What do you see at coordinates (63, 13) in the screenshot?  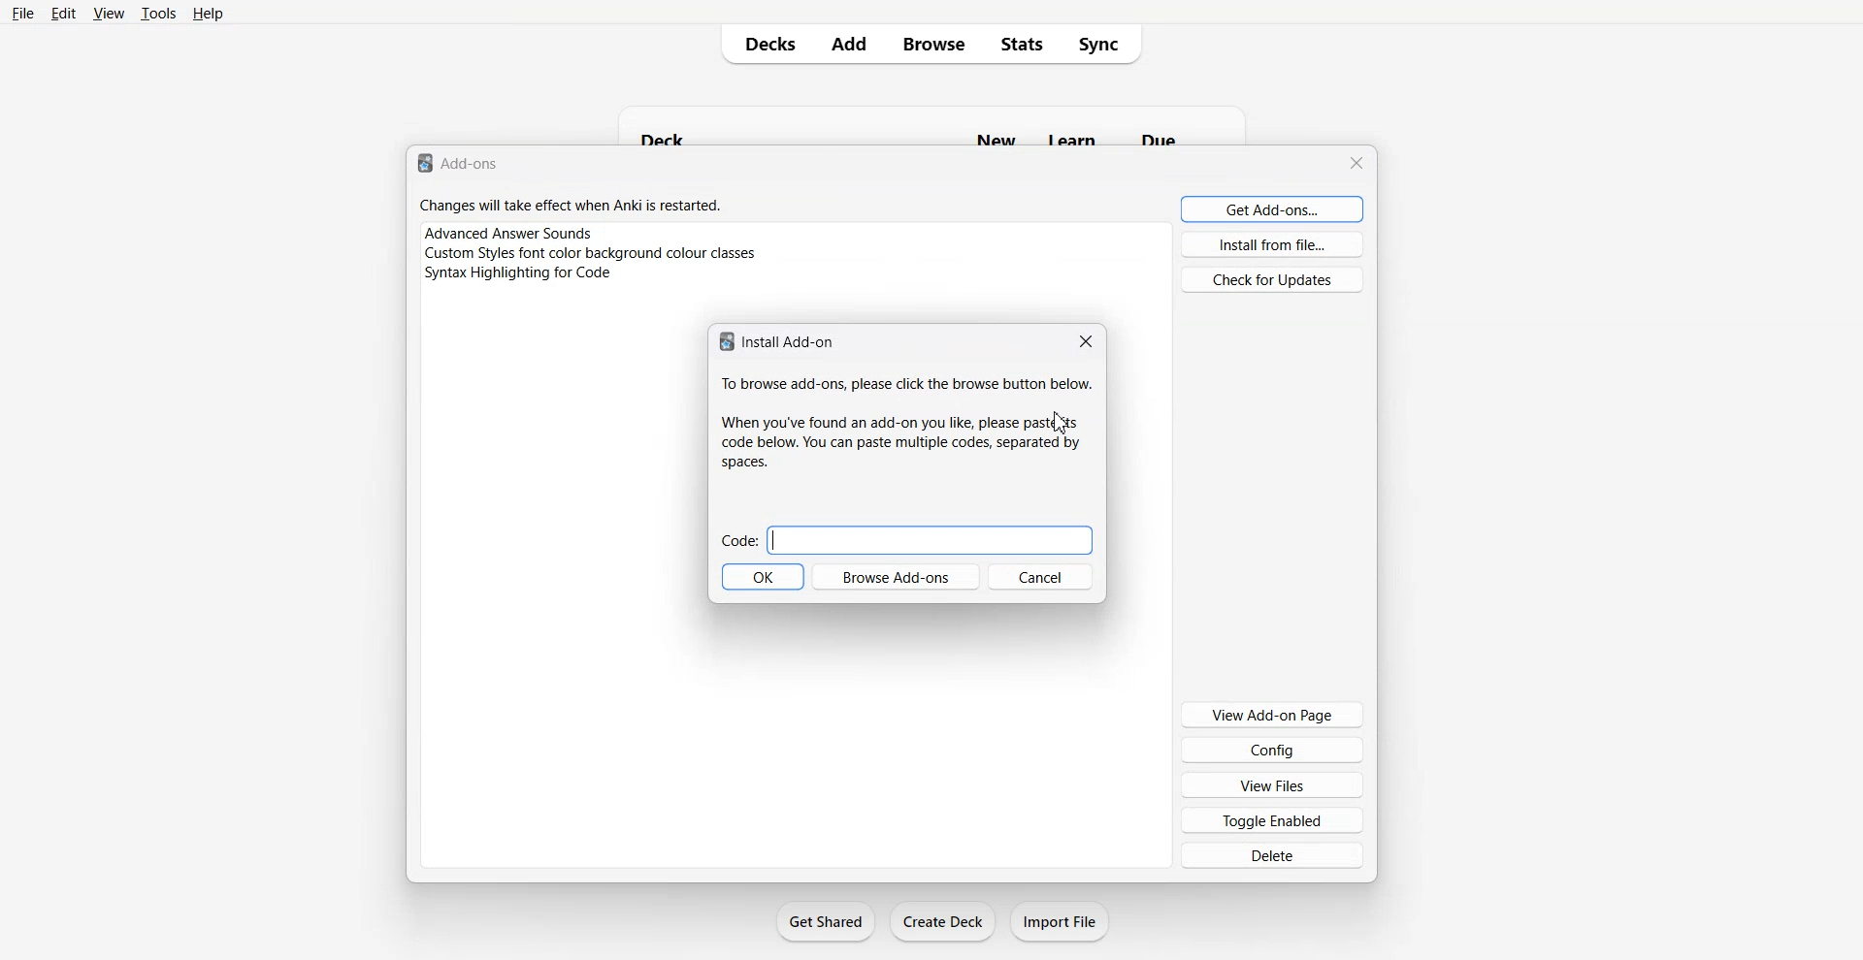 I see `Edit` at bounding box center [63, 13].